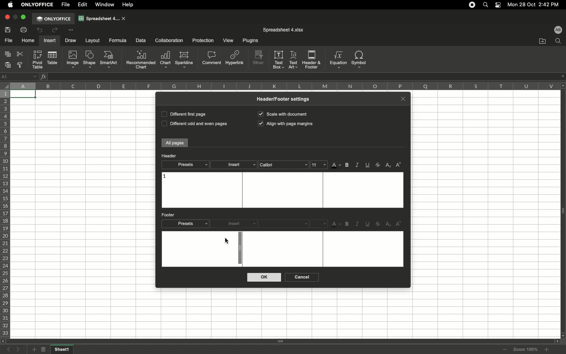 The height and width of the screenshot is (354, 566). Describe the element at coordinates (562, 85) in the screenshot. I see `scroll up` at that location.